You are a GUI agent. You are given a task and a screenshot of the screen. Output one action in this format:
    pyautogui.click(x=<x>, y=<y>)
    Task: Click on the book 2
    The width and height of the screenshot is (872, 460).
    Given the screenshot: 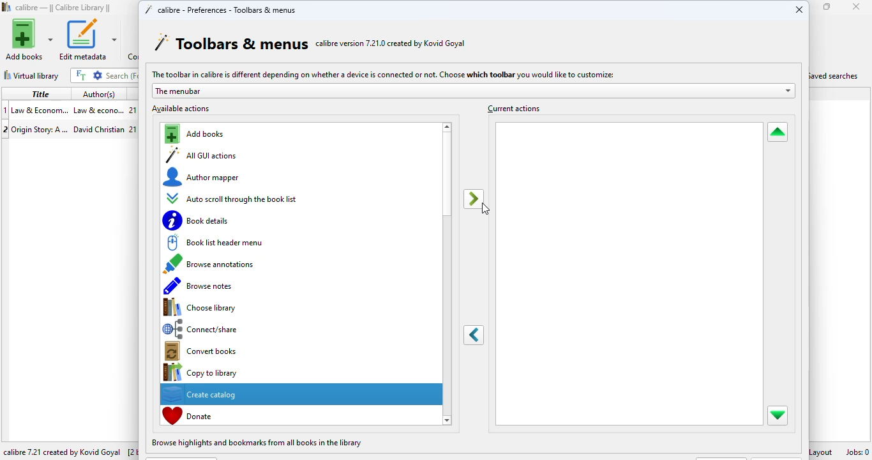 What is the action you would take?
    pyautogui.click(x=68, y=128)
    